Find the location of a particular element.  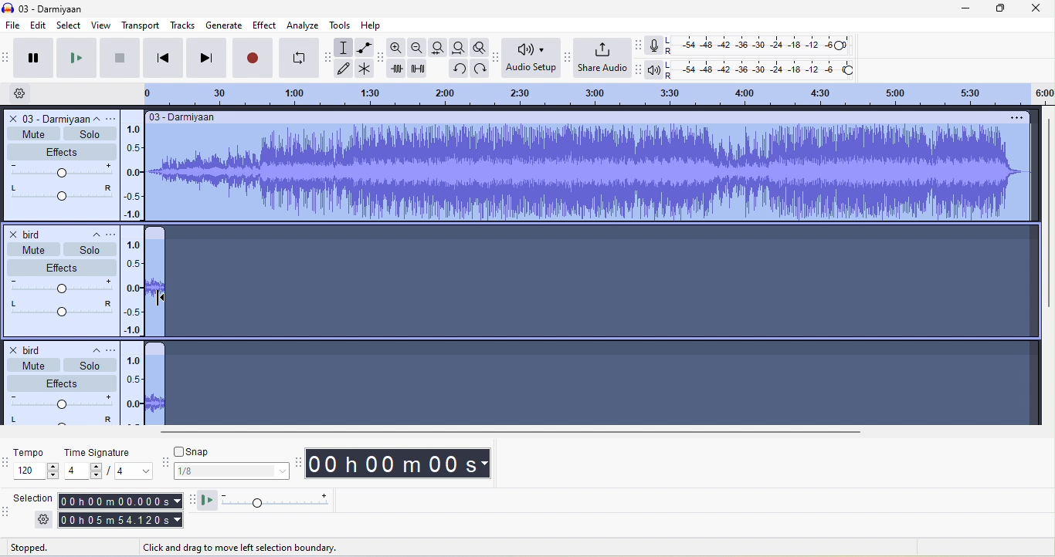

generate is located at coordinates (223, 24).